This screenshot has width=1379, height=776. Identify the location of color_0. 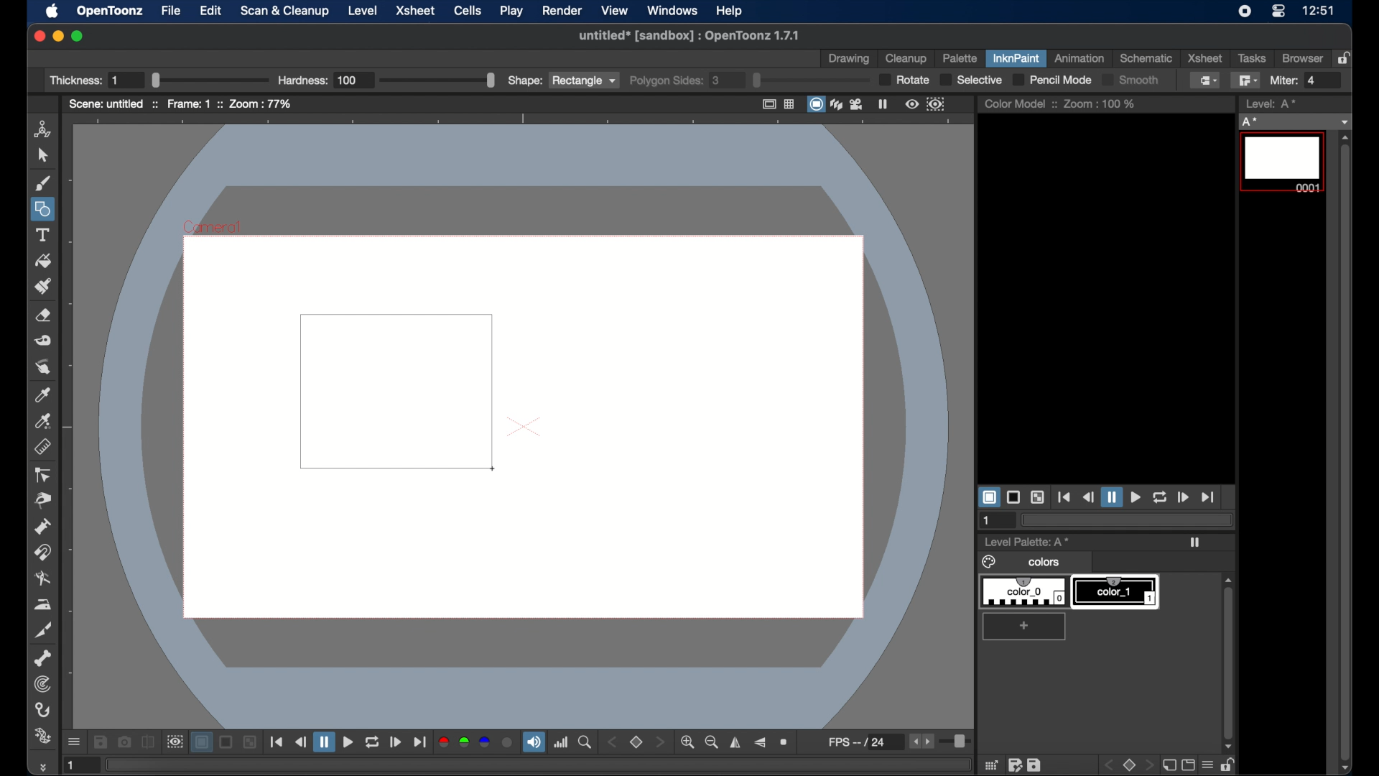
(1026, 592).